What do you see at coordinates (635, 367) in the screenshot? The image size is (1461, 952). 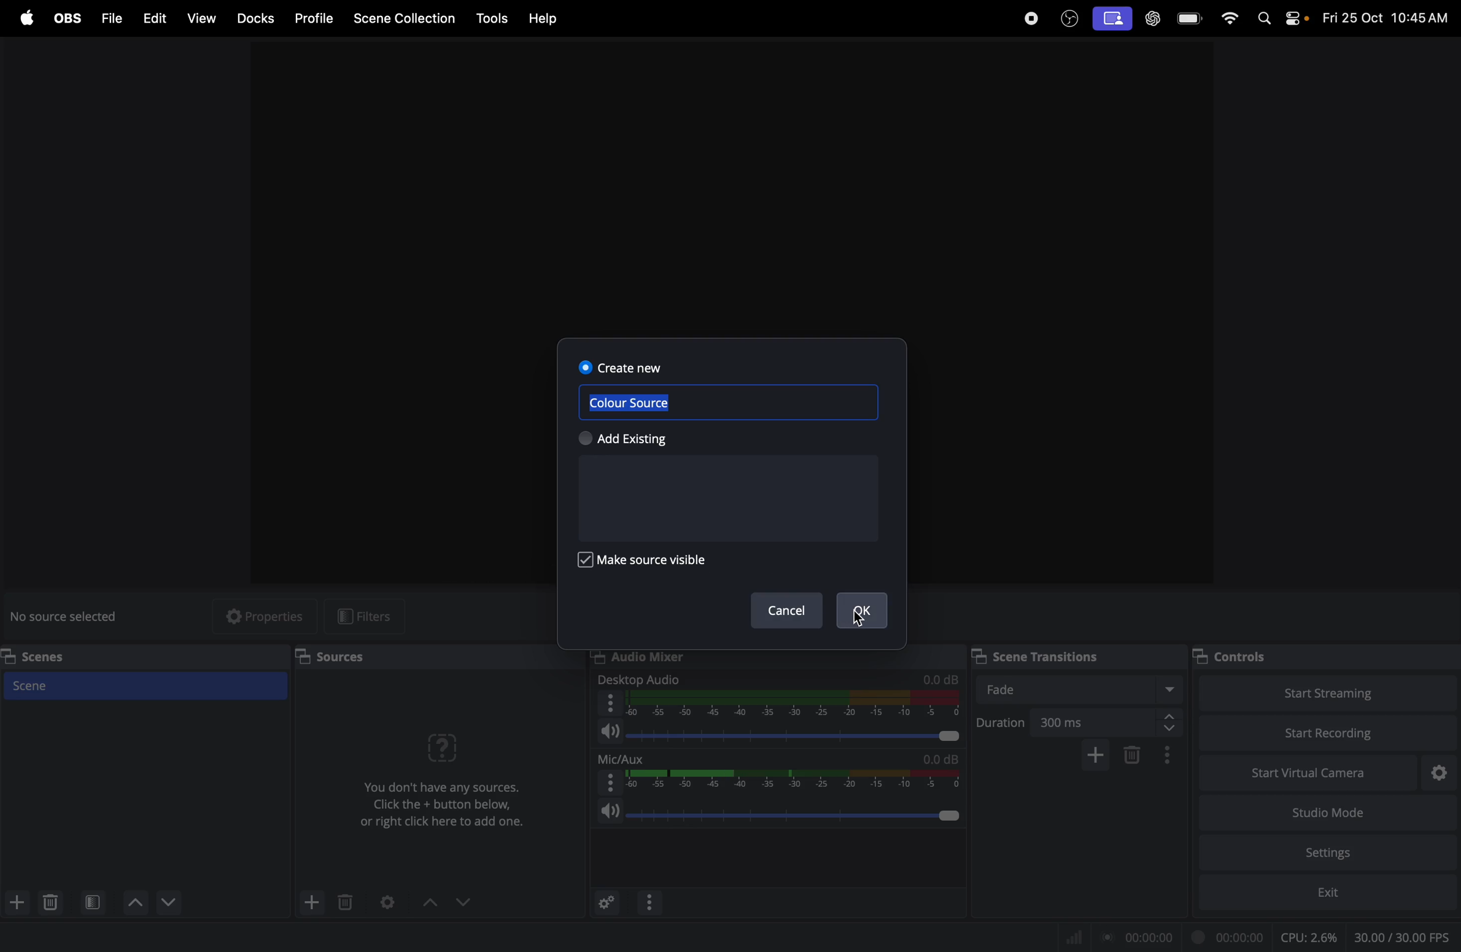 I see `create now` at bounding box center [635, 367].